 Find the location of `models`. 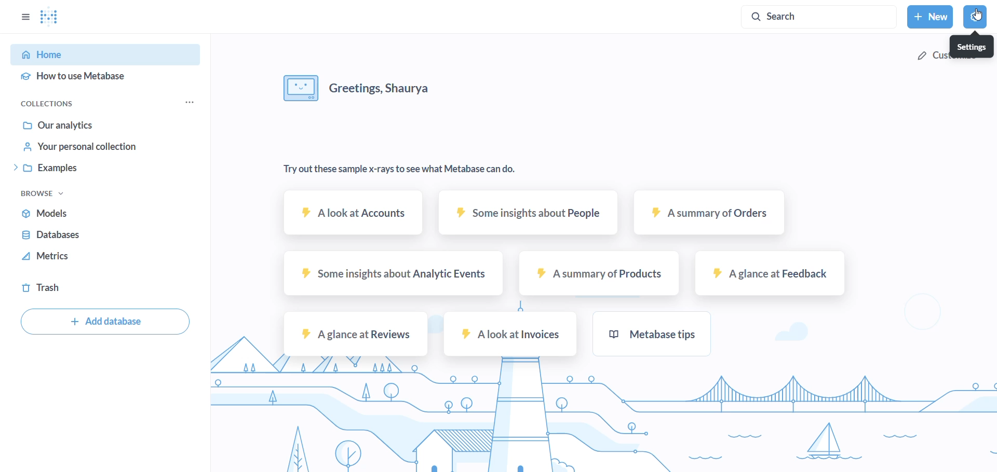

models is located at coordinates (49, 212).